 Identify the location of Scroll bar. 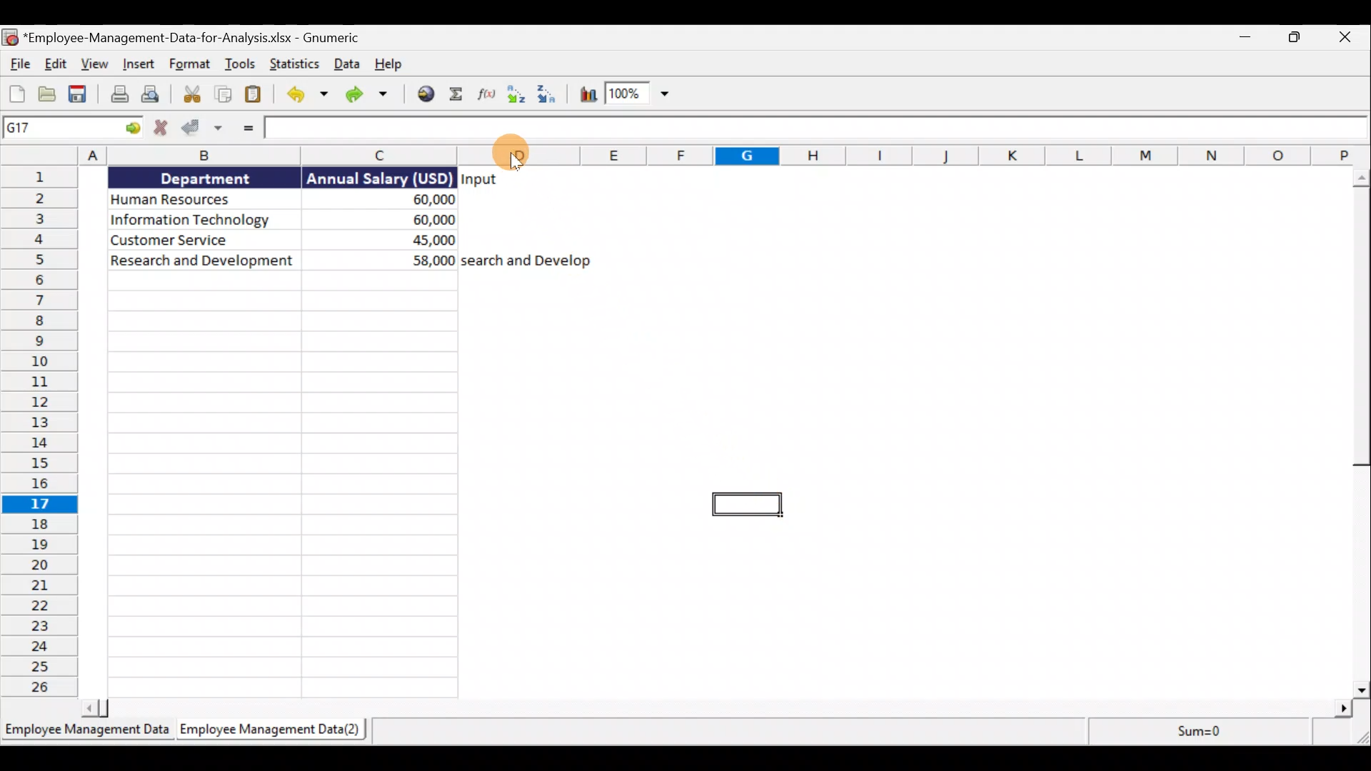
(1362, 433).